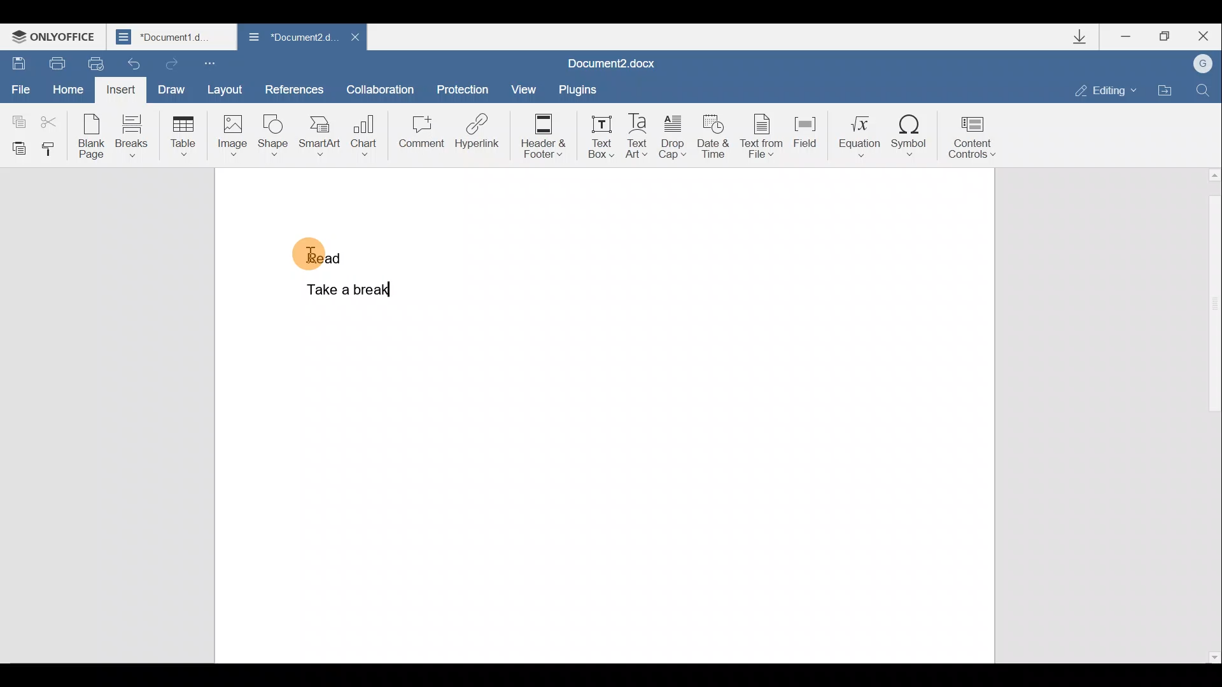 This screenshot has width=1222, height=687. Describe the element at coordinates (343, 288) in the screenshot. I see `Take a break` at that location.